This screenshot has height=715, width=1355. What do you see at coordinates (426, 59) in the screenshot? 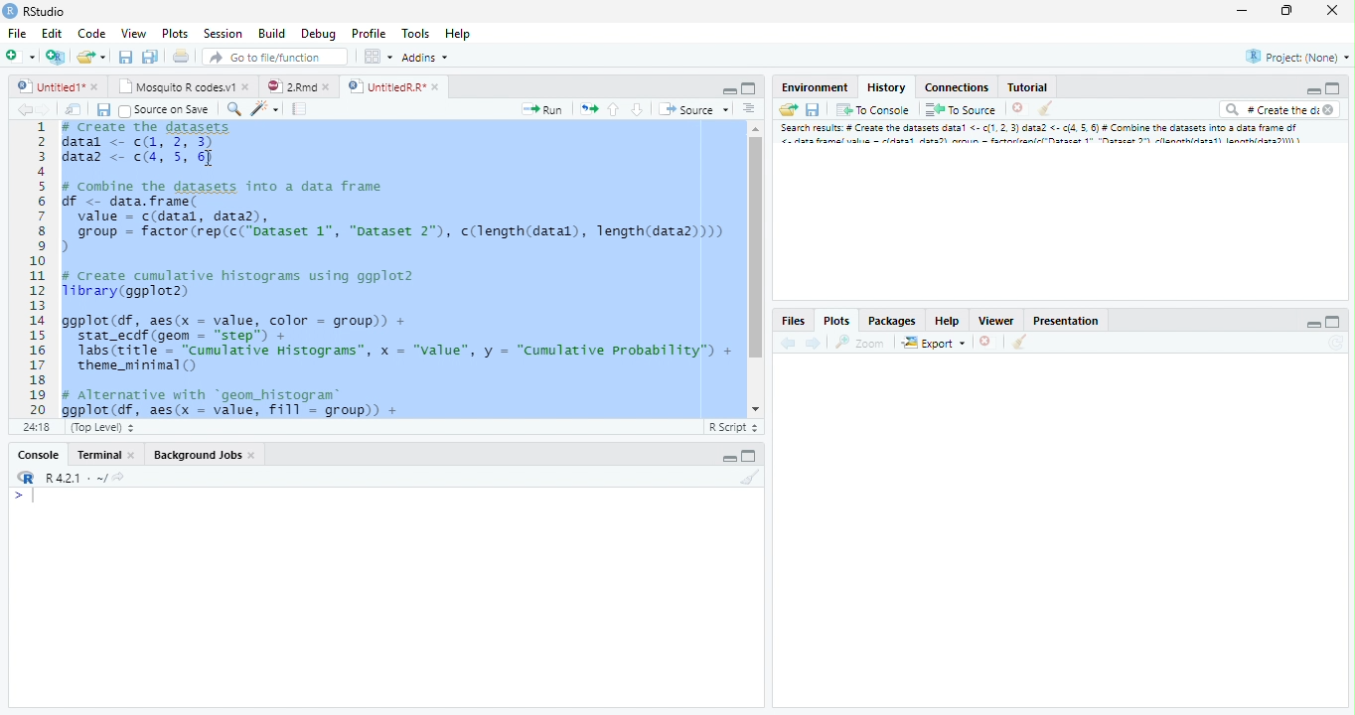
I see `Addins` at bounding box center [426, 59].